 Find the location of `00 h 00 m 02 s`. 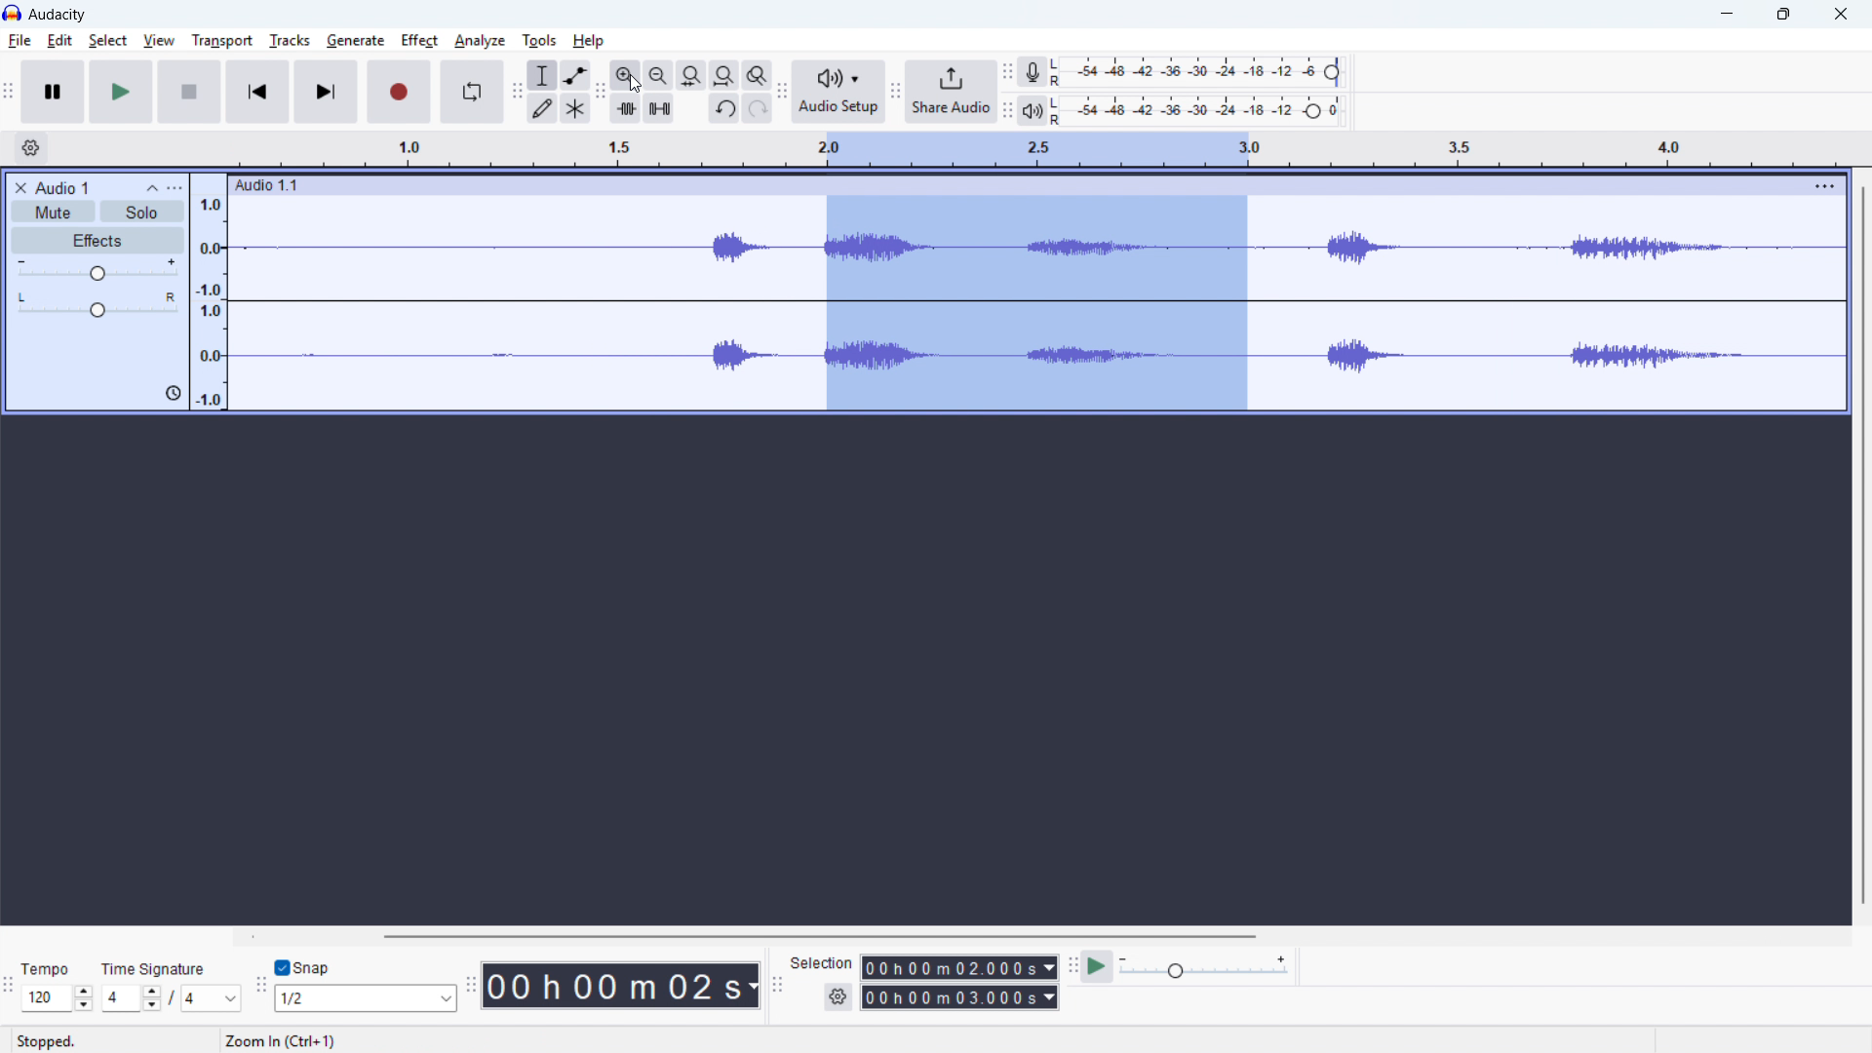

00 h 00 m 02 s is located at coordinates (623, 986).